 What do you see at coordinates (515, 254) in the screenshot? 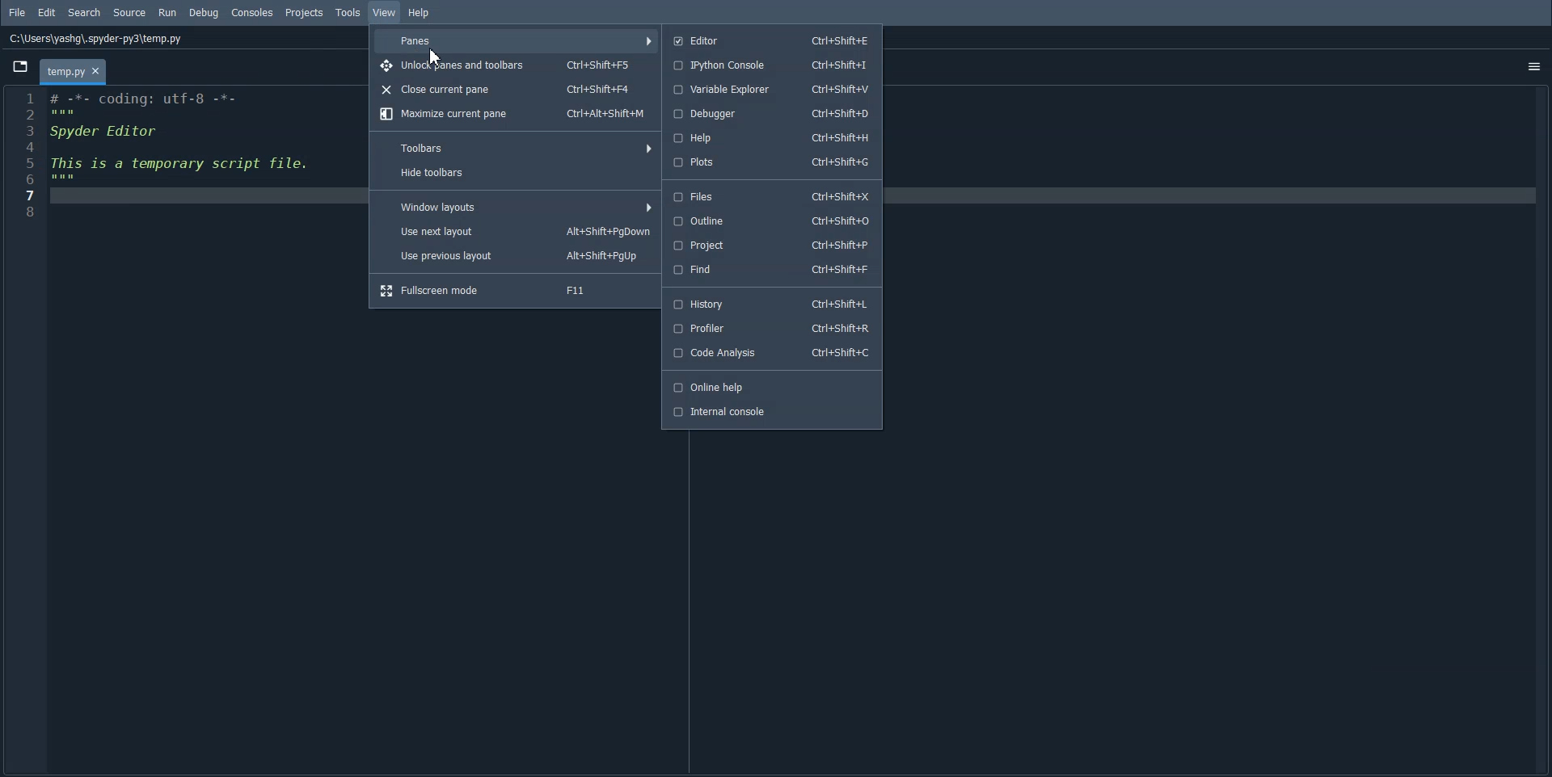
I see `Use previous layout` at bounding box center [515, 254].